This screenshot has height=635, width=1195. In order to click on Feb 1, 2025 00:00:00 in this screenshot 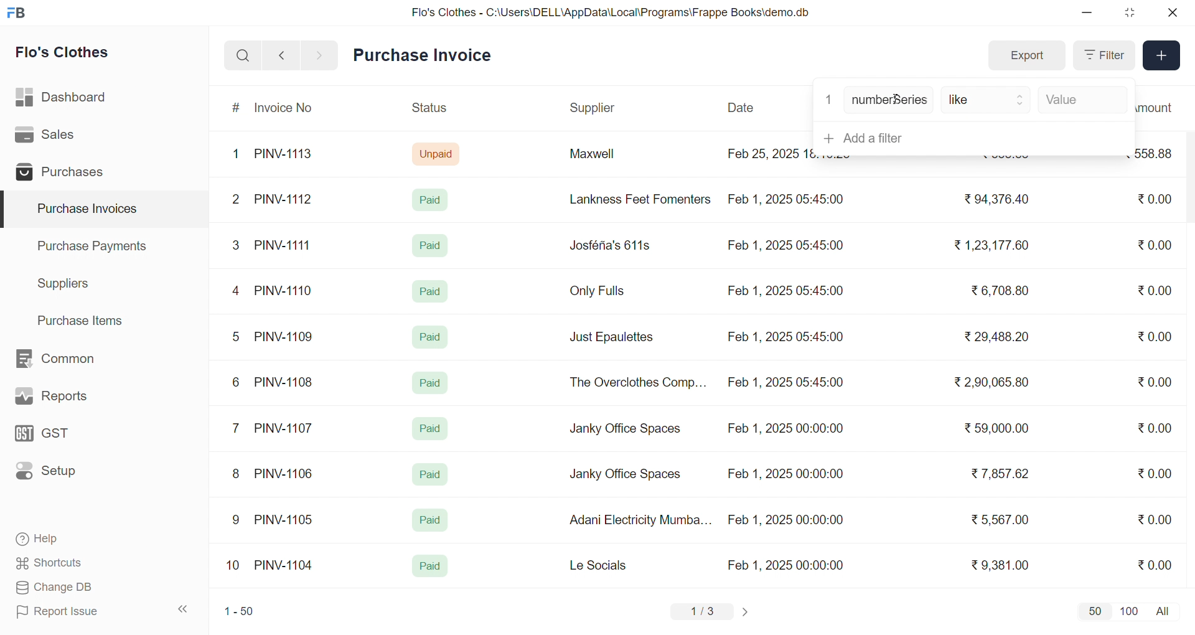, I will do `click(784, 472)`.